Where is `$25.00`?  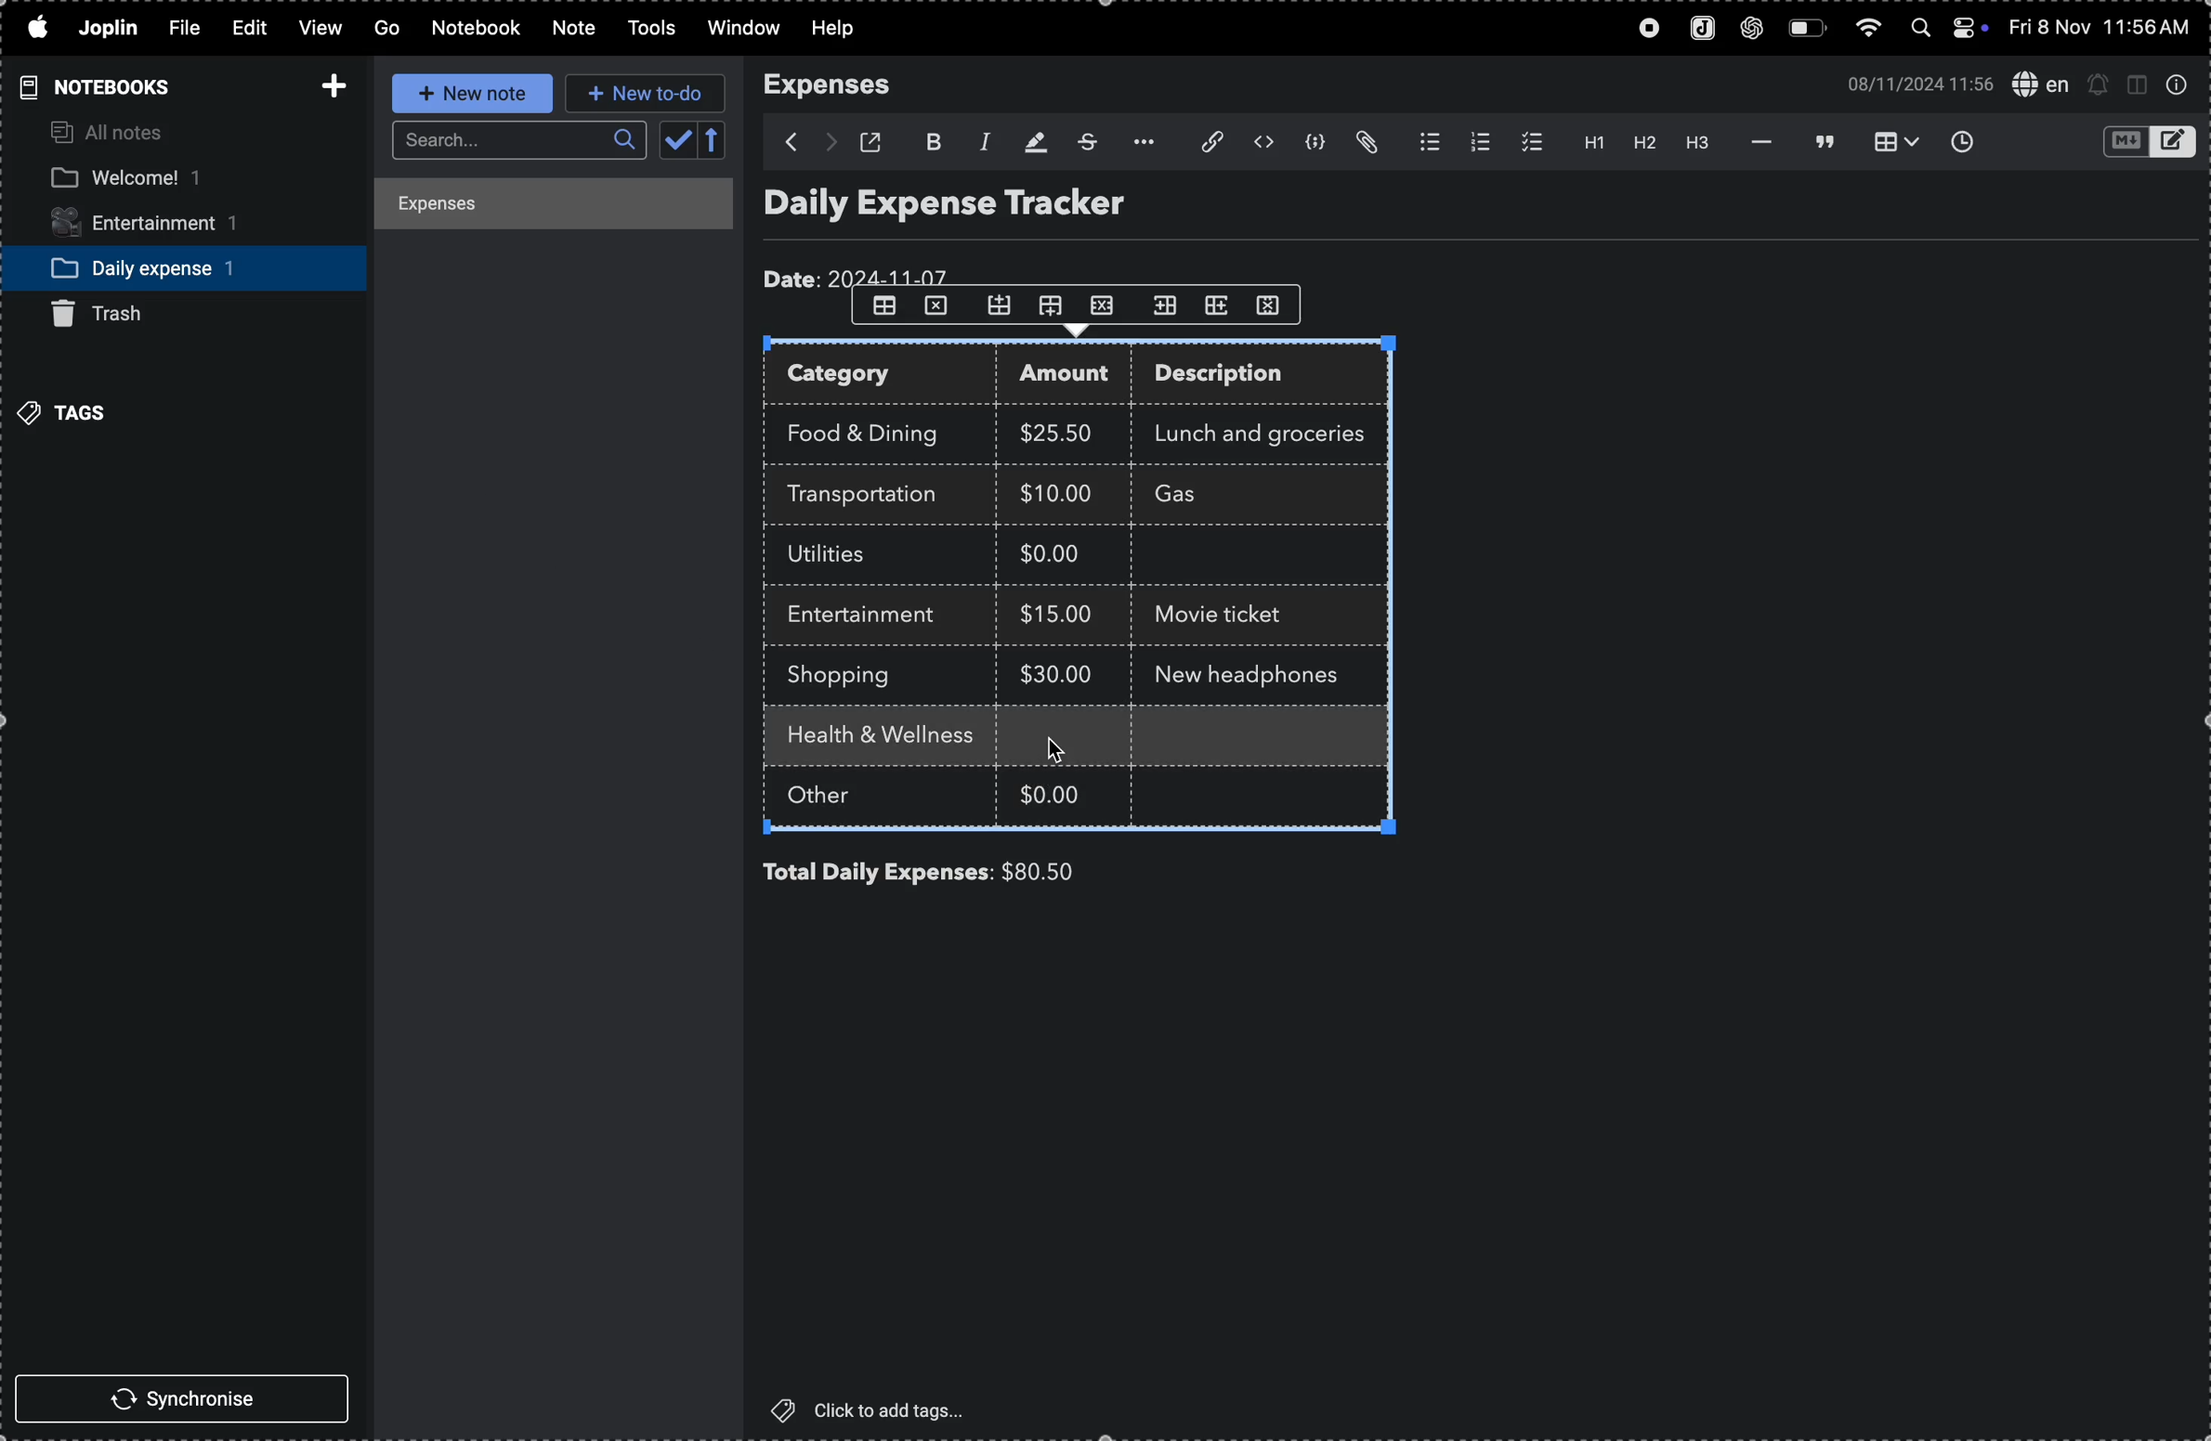
$25.00 is located at coordinates (1062, 434).